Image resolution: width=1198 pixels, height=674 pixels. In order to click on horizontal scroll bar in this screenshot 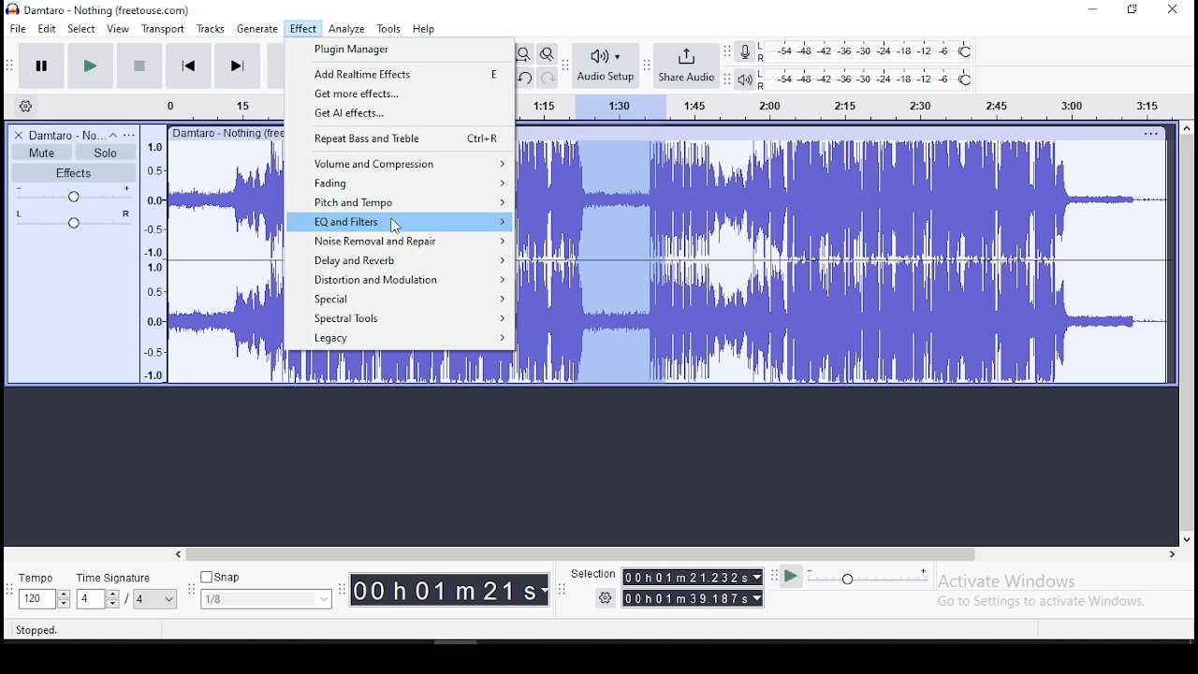, I will do `click(674, 554)`.